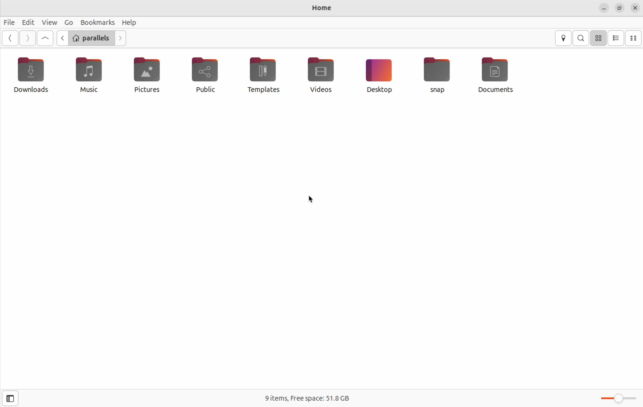 This screenshot has width=643, height=407. What do you see at coordinates (130, 22) in the screenshot?
I see `help` at bounding box center [130, 22].